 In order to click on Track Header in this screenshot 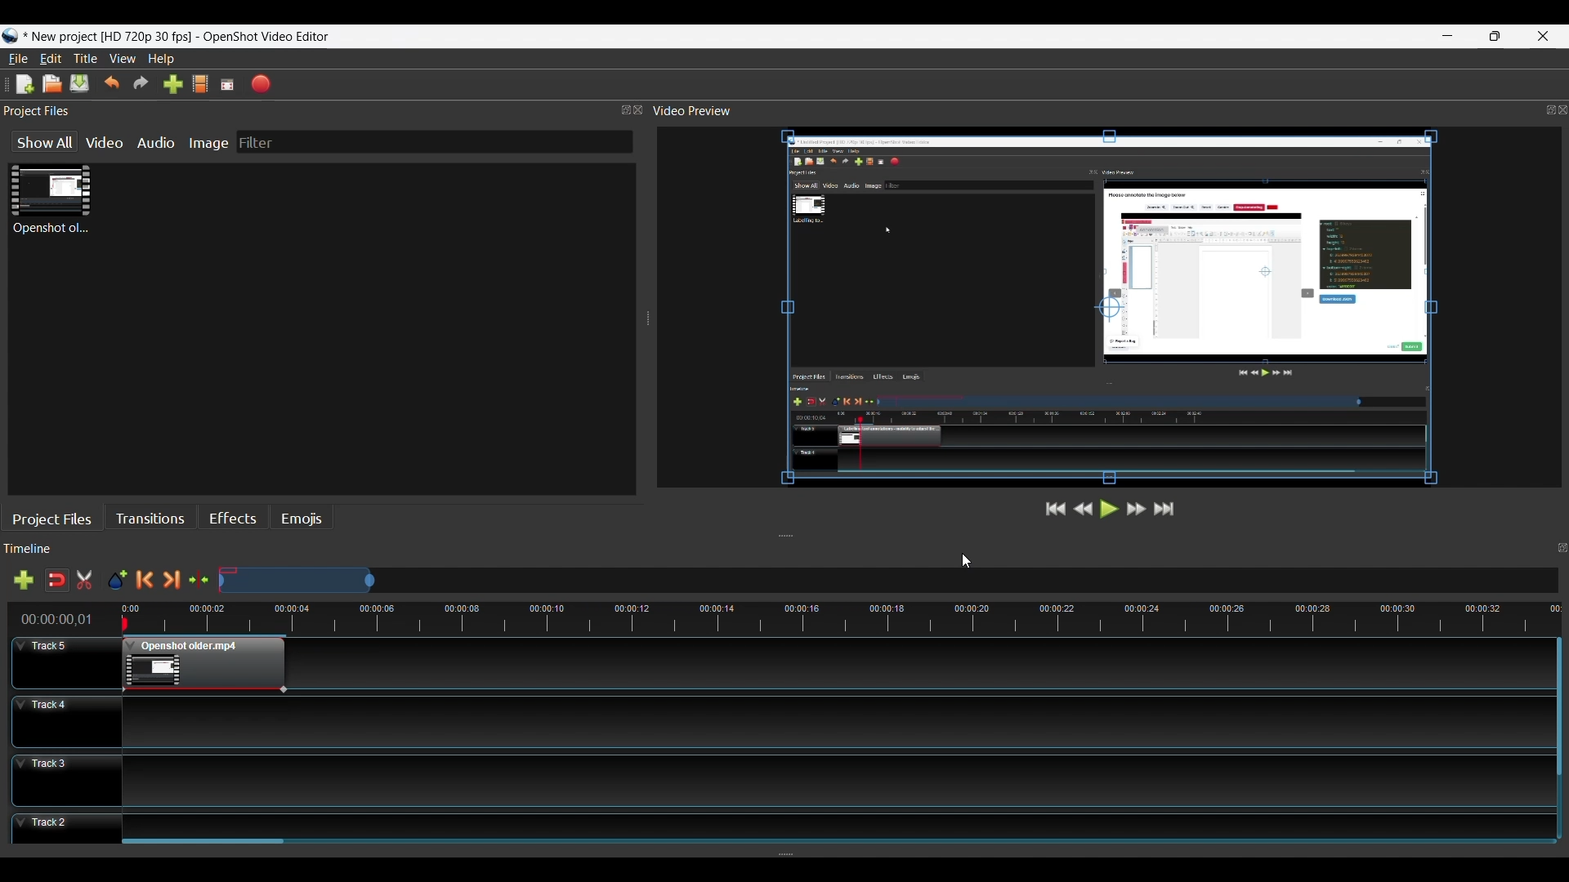, I will do `click(68, 779)`.